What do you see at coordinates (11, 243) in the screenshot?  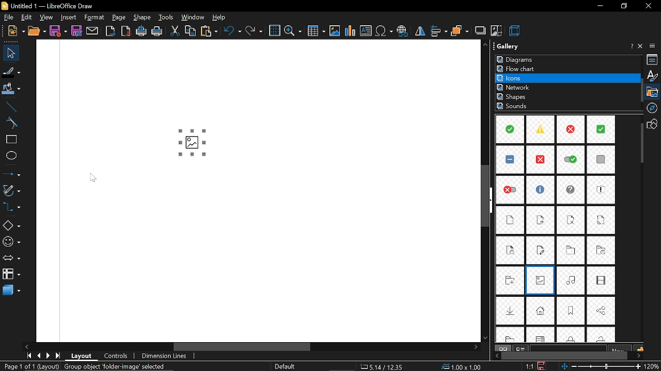 I see `symbol shapes` at bounding box center [11, 243].